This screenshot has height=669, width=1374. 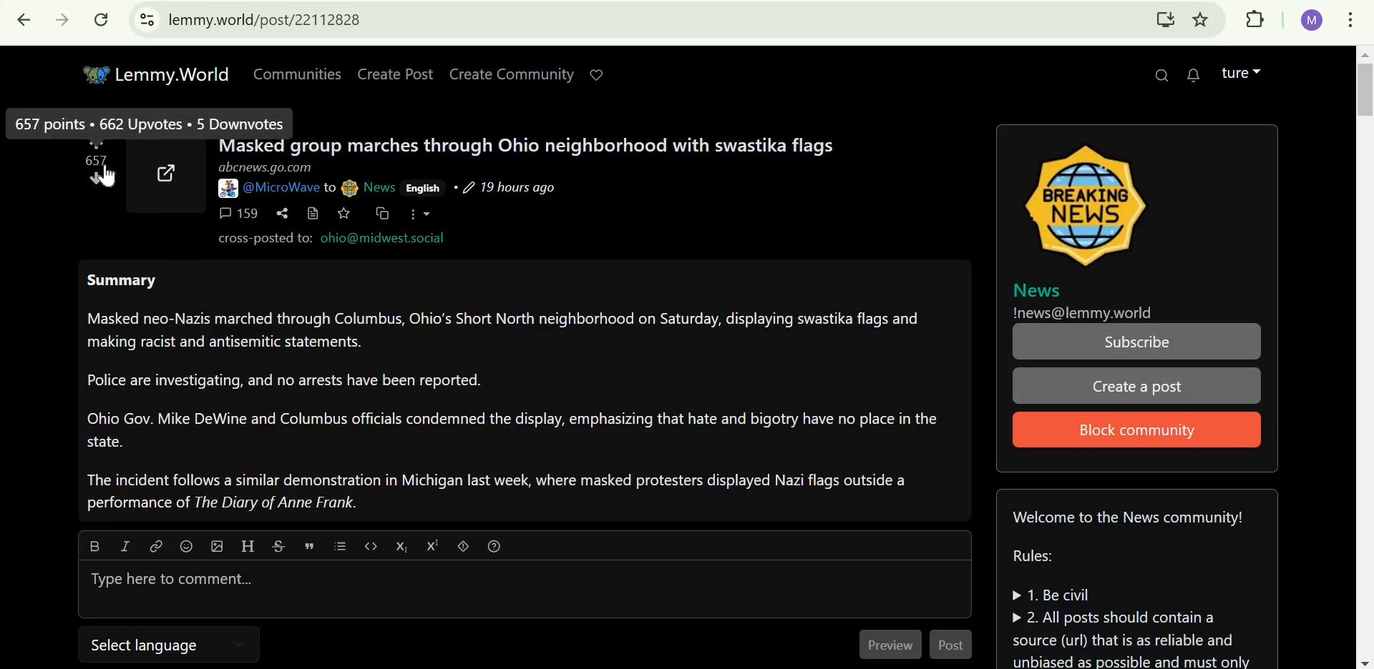 What do you see at coordinates (314, 212) in the screenshot?
I see `view source` at bounding box center [314, 212].